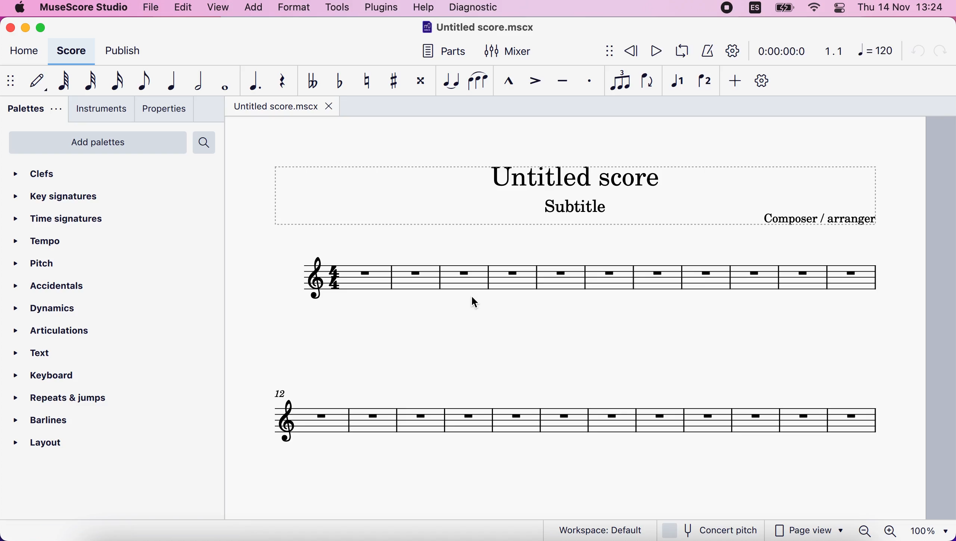 This screenshot has height=541, width=956. I want to click on layout, so click(41, 445).